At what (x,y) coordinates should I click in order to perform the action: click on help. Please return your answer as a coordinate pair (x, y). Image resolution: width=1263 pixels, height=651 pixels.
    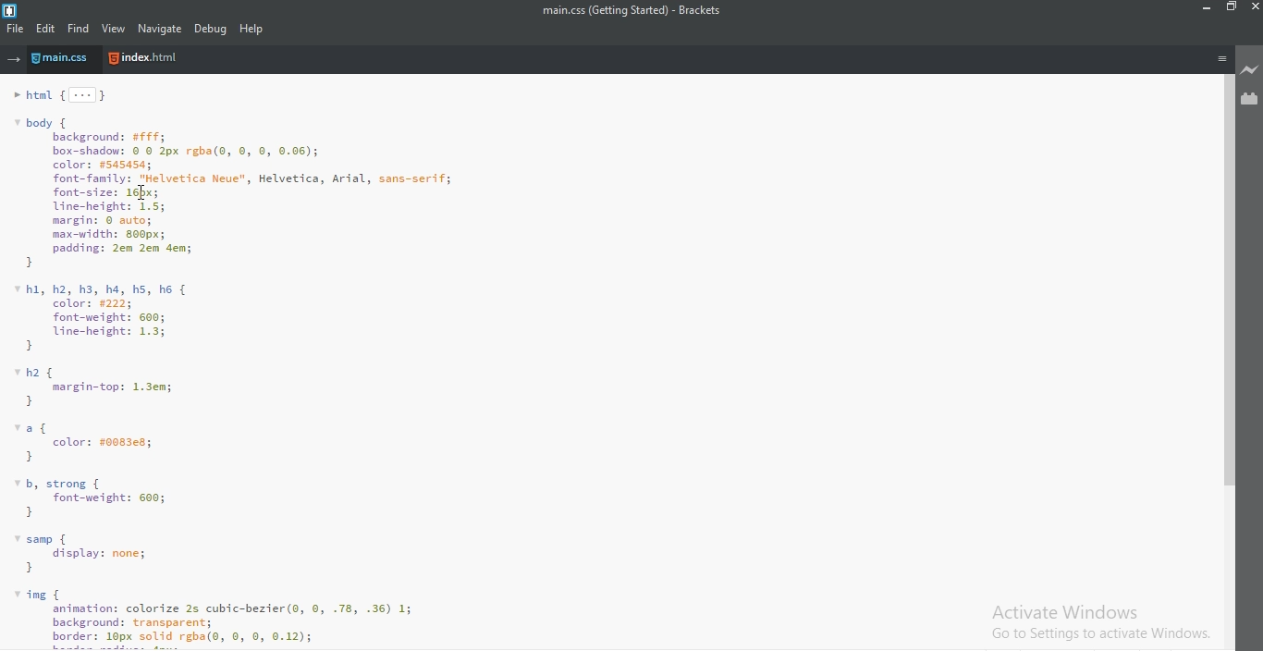
    Looking at the image, I should click on (253, 29).